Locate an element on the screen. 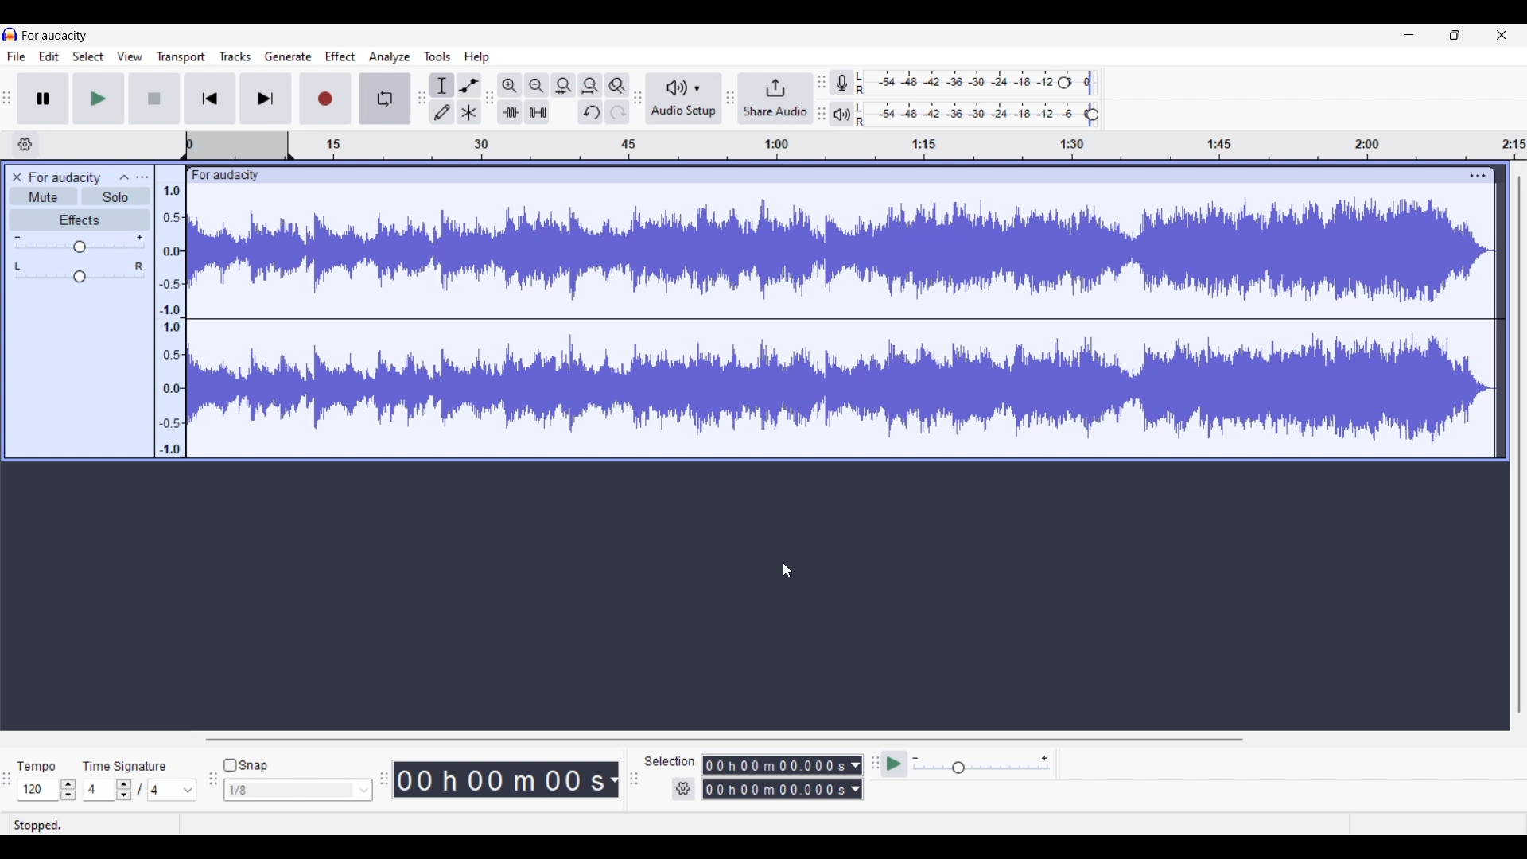  Audio track name is located at coordinates (65, 178).